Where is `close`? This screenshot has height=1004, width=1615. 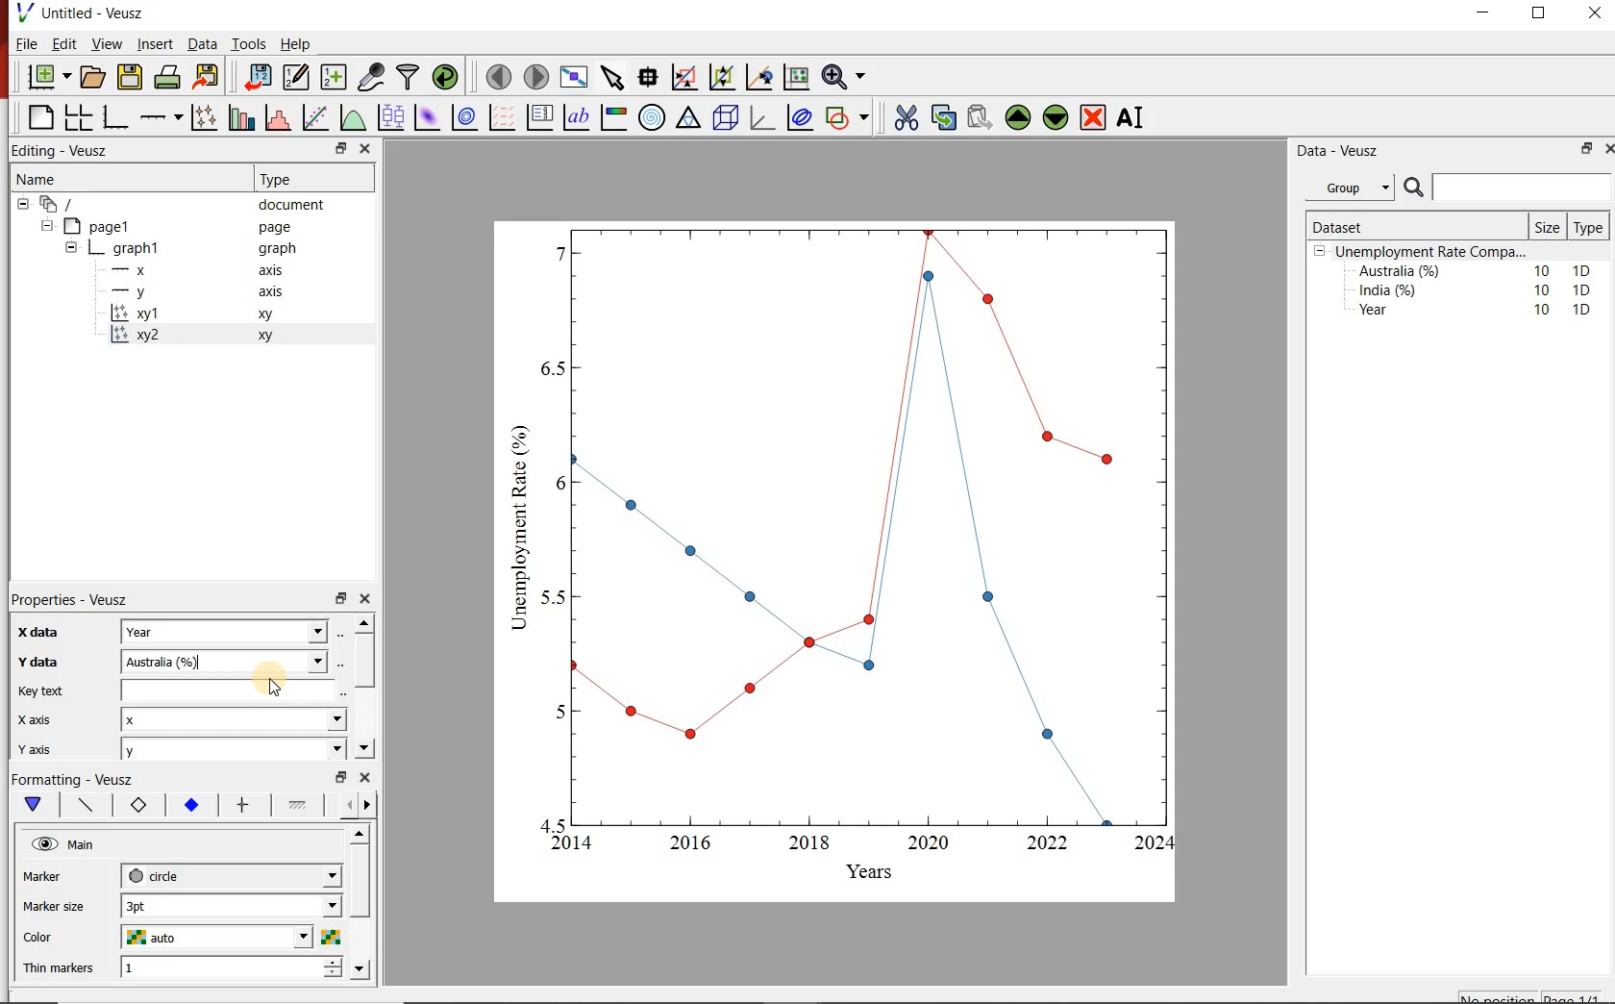
close is located at coordinates (366, 148).